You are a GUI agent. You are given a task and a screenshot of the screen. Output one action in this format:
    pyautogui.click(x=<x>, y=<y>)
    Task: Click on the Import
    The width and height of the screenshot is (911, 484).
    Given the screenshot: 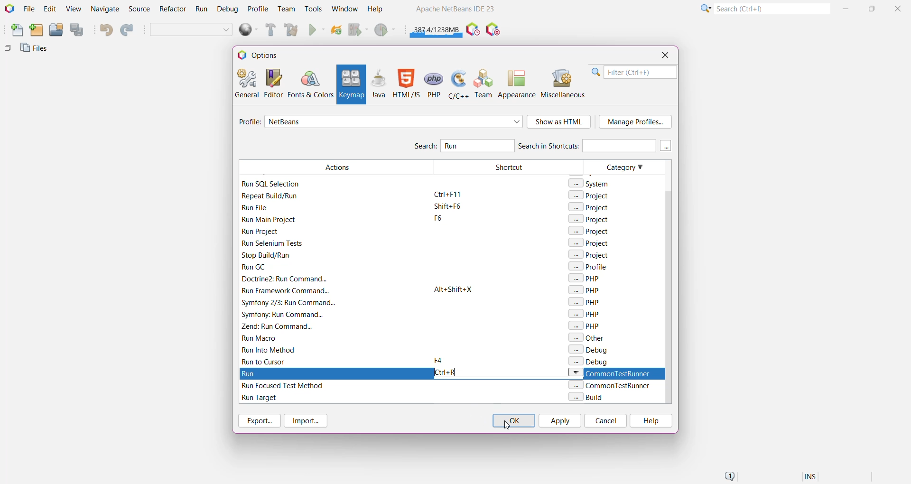 What is the action you would take?
    pyautogui.click(x=307, y=421)
    